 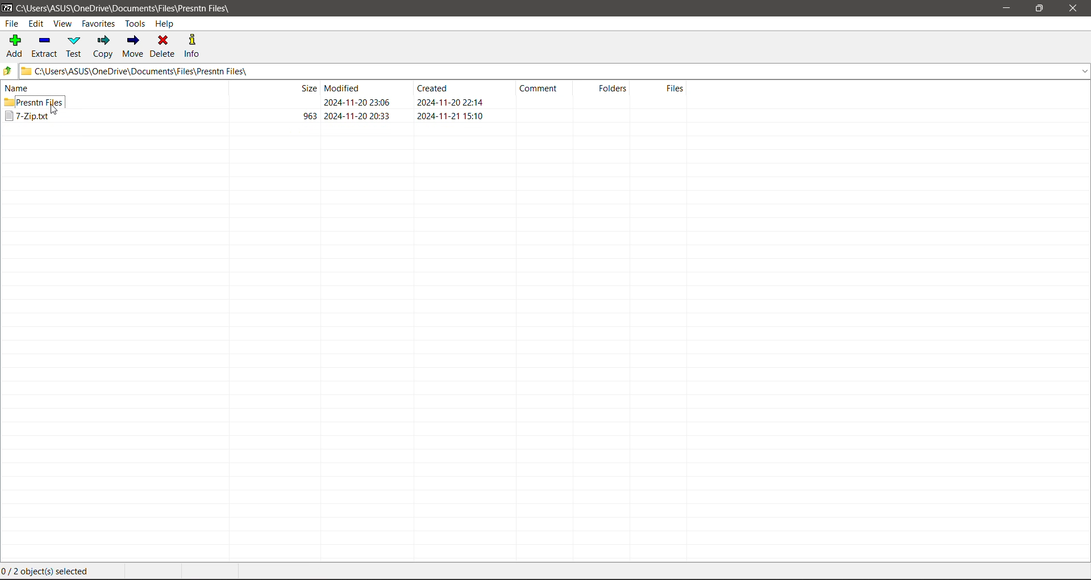 What do you see at coordinates (302, 88) in the screenshot?
I see `size` at bounding box center [302, 88].